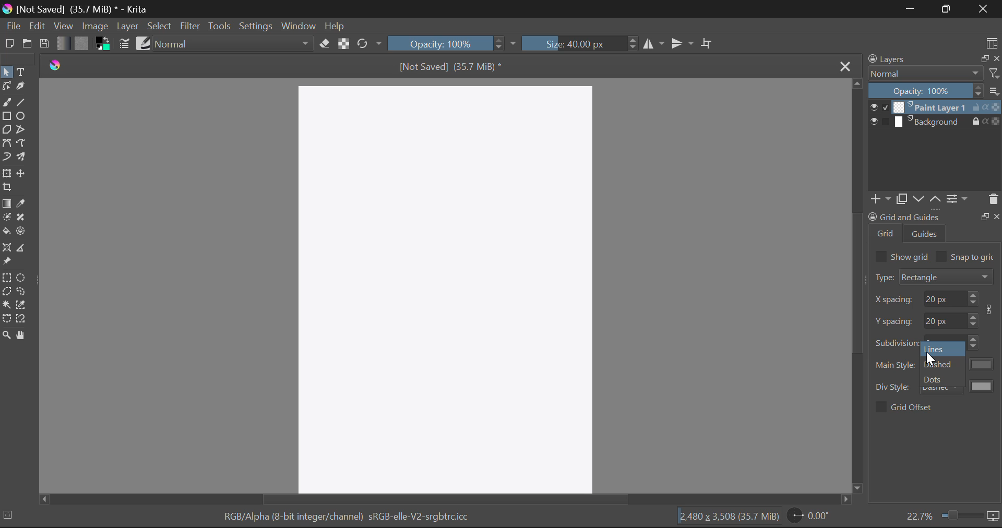 The width and height of the screenshot is (1002, 528). What do you see at coordinates (894, 300) in the screenshot?
I see `spacing x` at bounding box center [894, 300].